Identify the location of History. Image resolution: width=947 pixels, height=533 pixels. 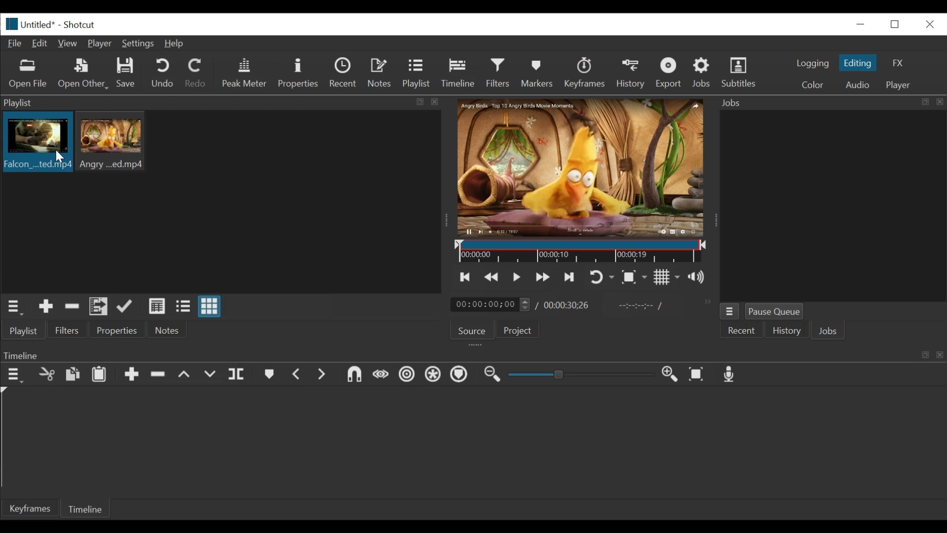
(632, 73).